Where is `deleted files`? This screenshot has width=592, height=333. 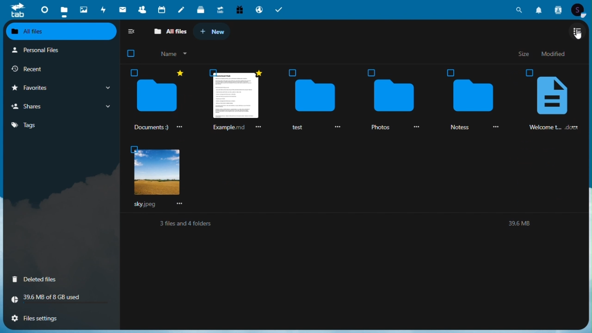 deleted files is located at coordinates (47, 280).